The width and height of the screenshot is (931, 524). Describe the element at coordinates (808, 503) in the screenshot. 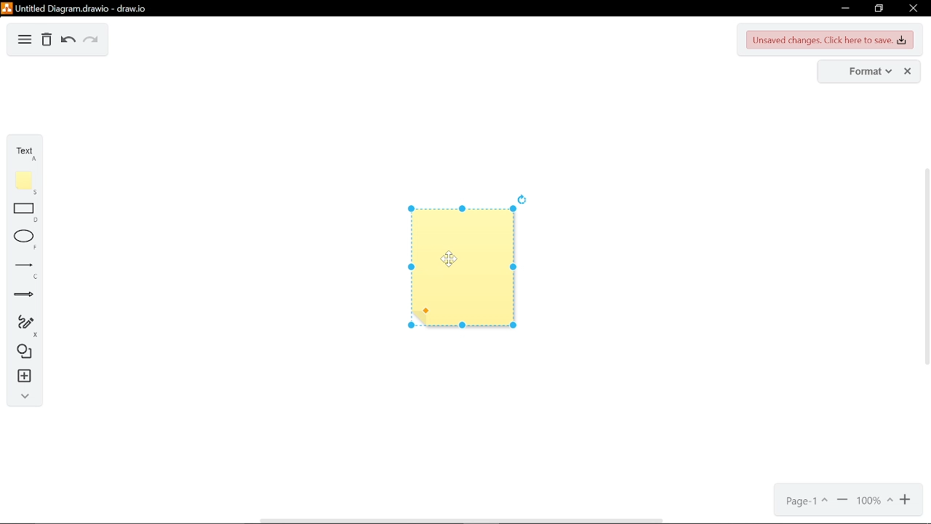

I see `page 1` at that location.